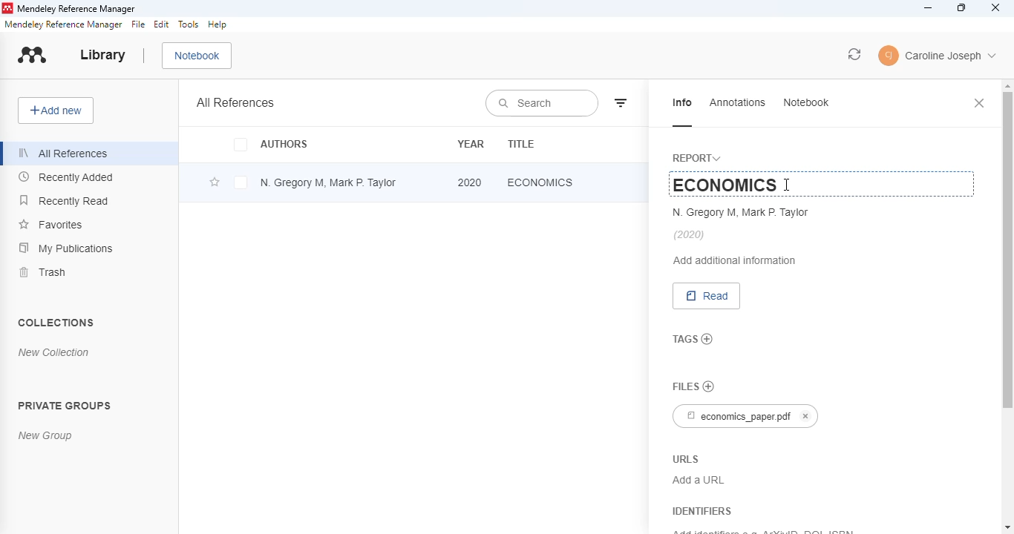 Image resolution: width=1014 pixels, height=534 pixels. What do you see at coordinates (189, 24) in the screenshot?
I see `tools` at bounding box center [189, 24].